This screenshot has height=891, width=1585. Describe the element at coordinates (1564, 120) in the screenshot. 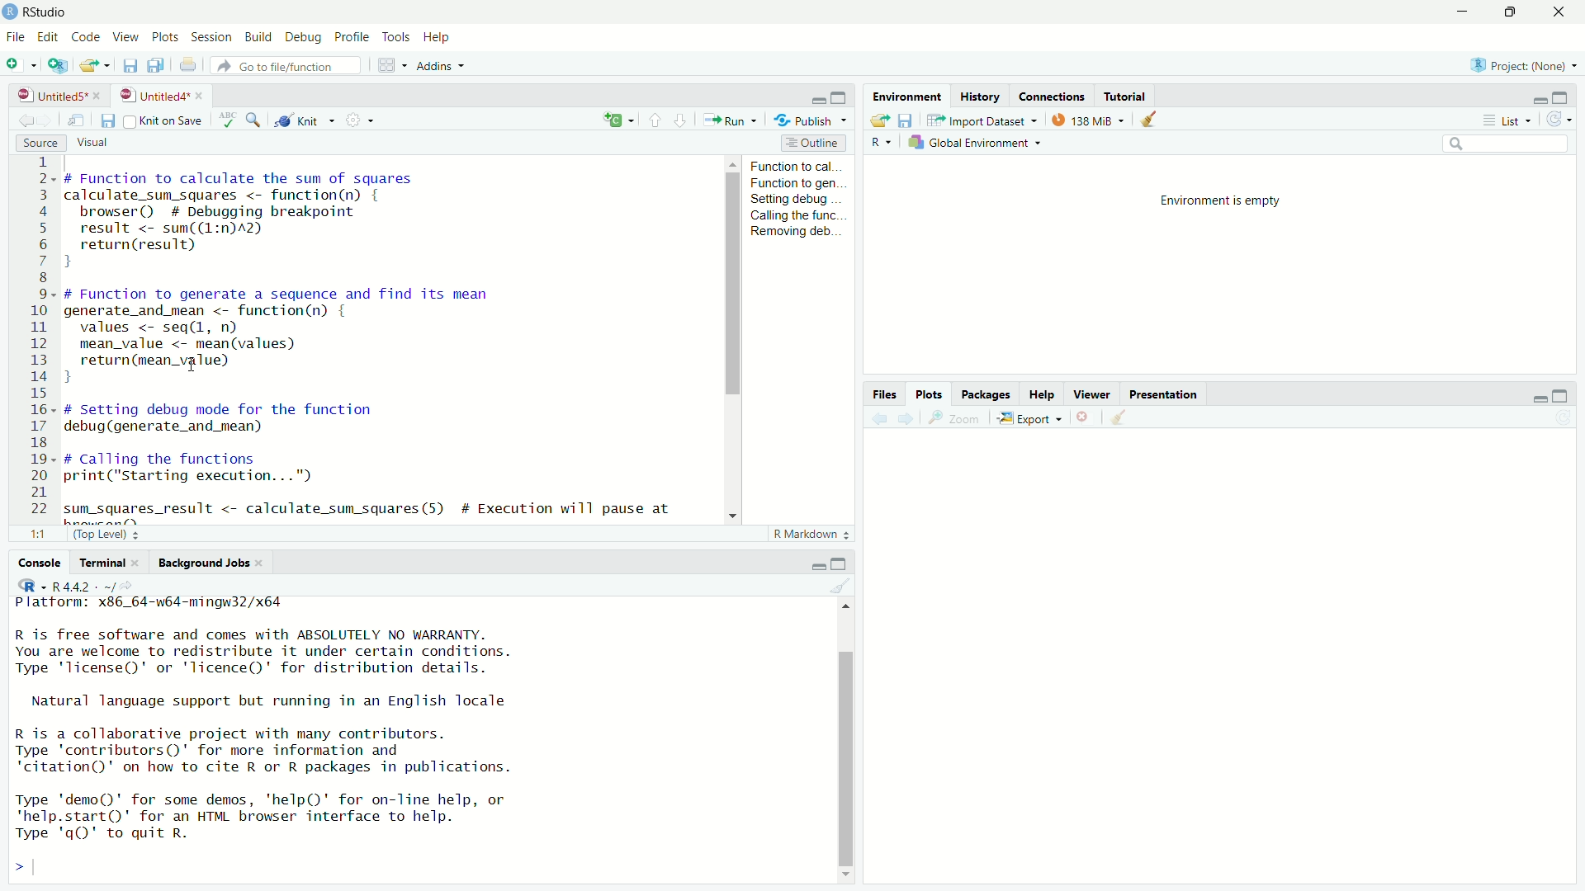

I see `refresh the list of objects` at that location.